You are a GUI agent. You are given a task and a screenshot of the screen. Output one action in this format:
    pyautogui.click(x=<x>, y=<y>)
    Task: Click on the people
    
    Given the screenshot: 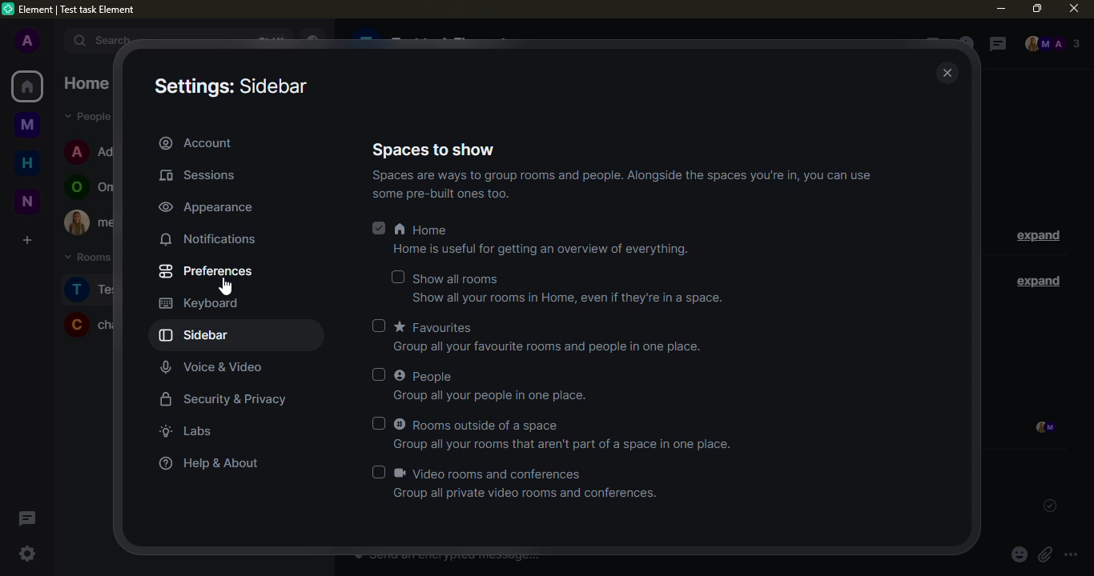 What is the action you would take?
    pyautogui.click(x=428, y=378)
    